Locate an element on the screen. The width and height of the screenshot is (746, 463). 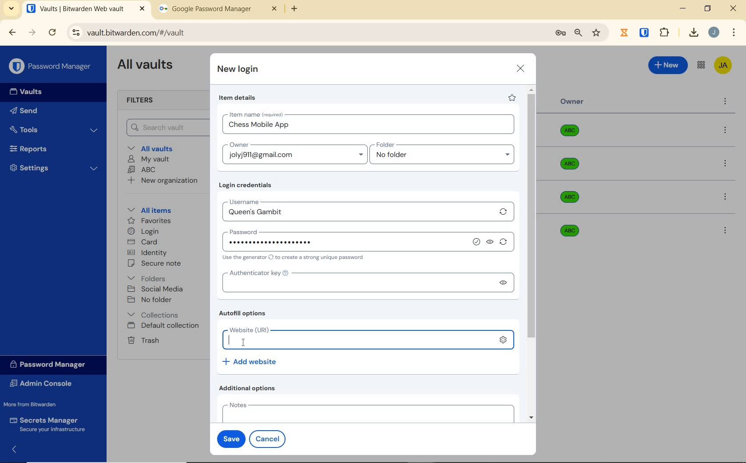
Item name is located at coordinates (257, 114).